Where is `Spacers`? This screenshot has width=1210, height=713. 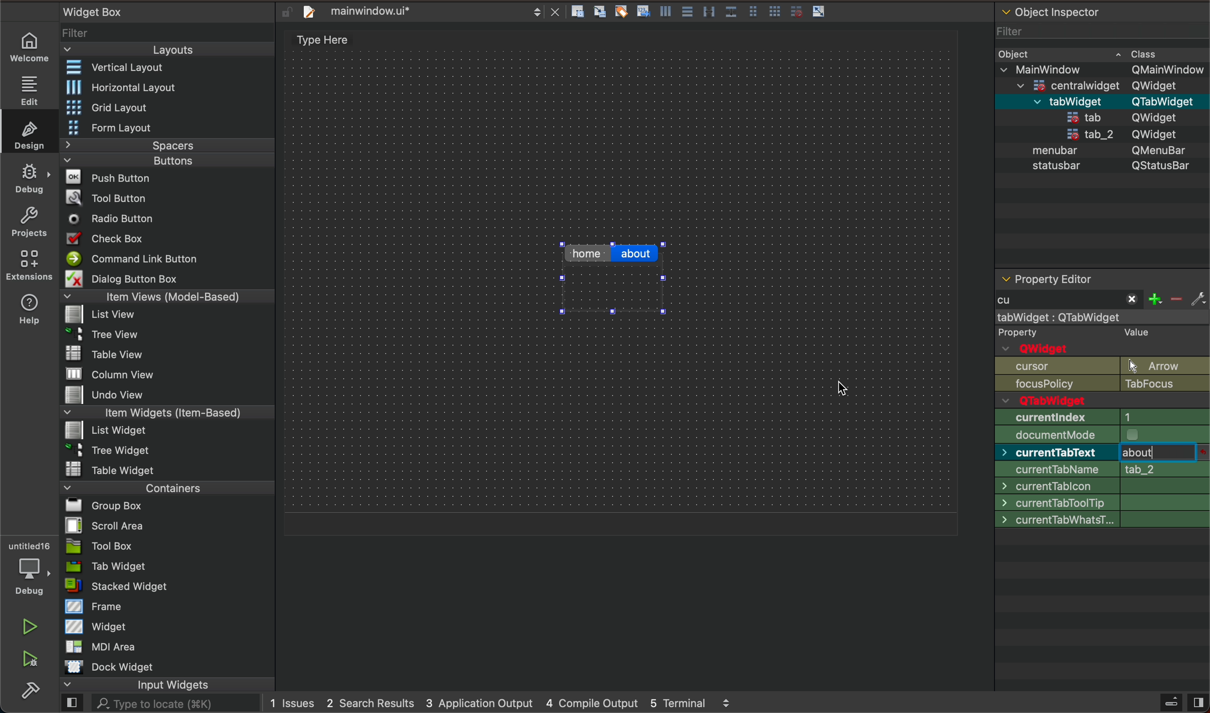
Spacers is located at coordinates (168, 146).